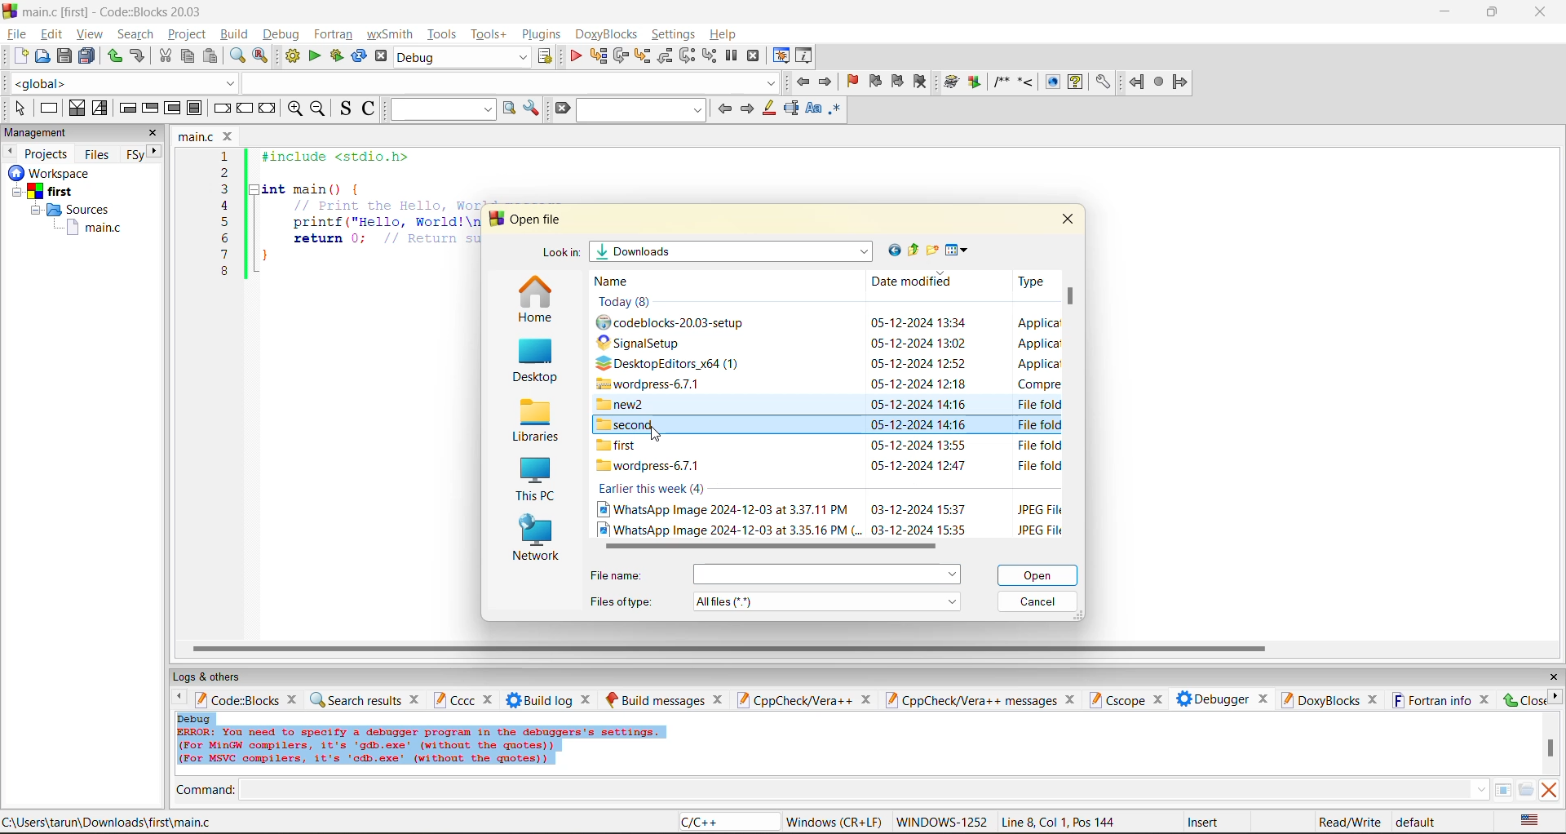  I want to click on int main(){, so click(323, 189).